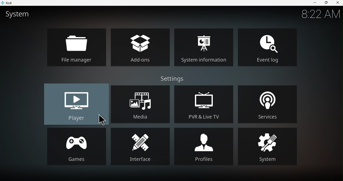  What do you see at coordinates (205, 46) in the screenshot?
I see `System information` at bounding box center [205, 46].